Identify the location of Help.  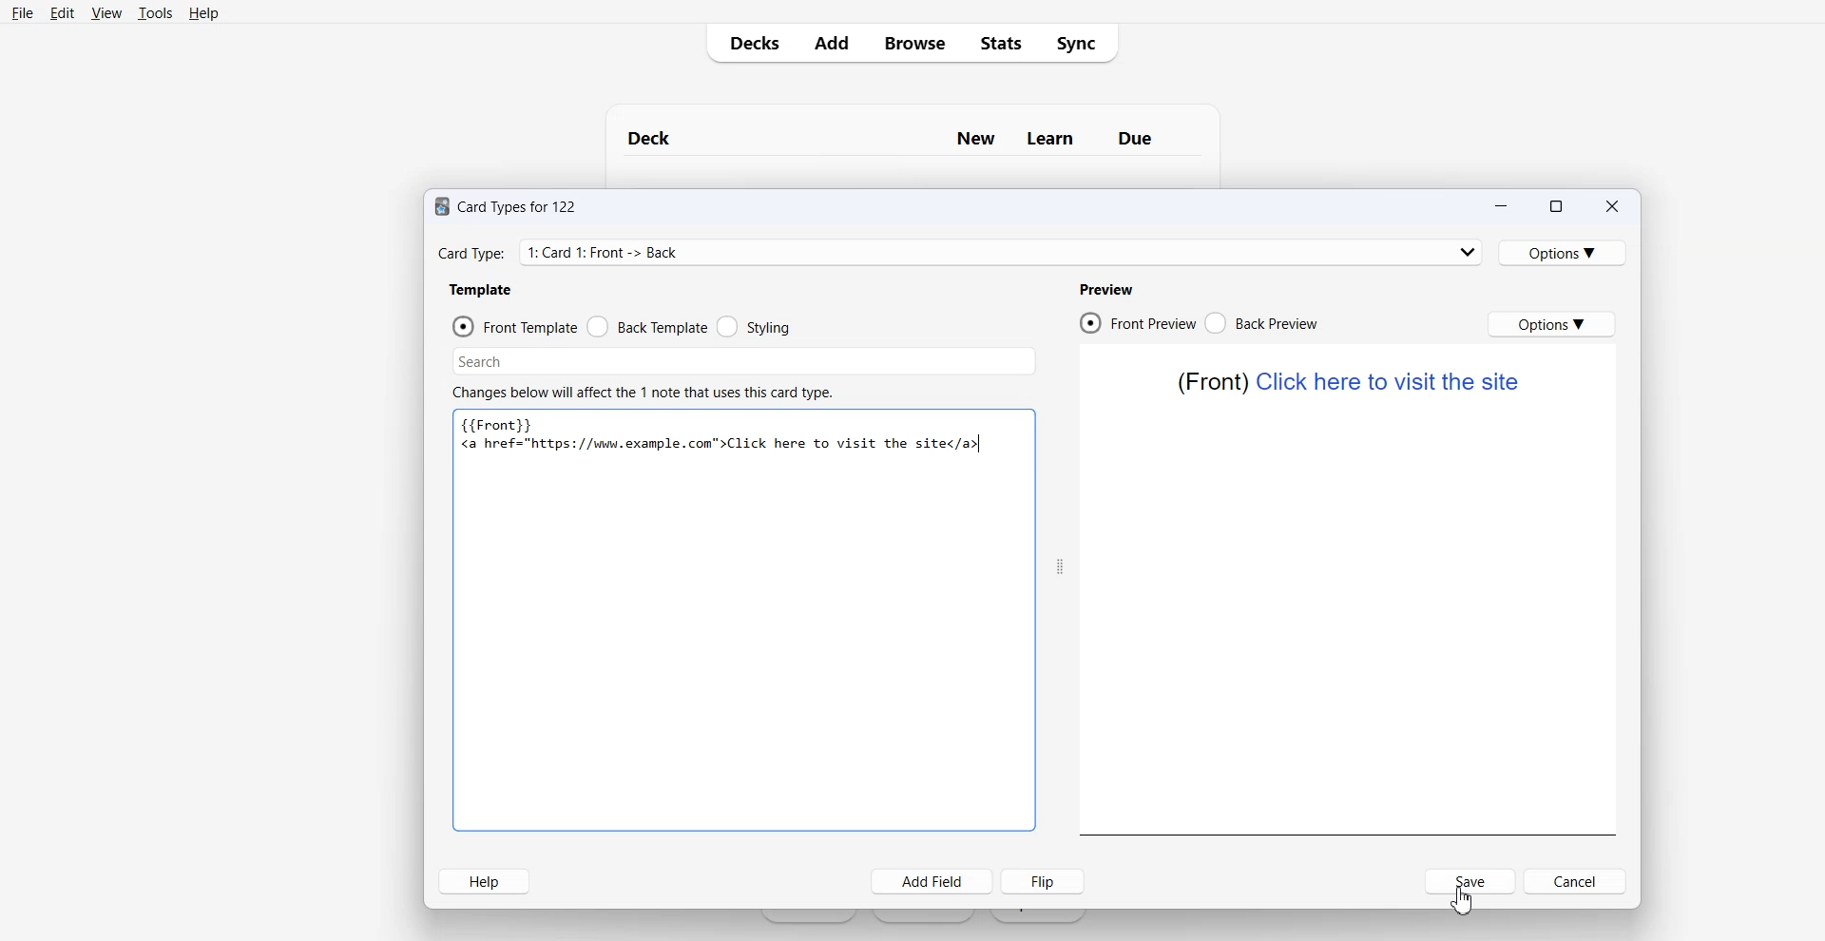
(484, 881).